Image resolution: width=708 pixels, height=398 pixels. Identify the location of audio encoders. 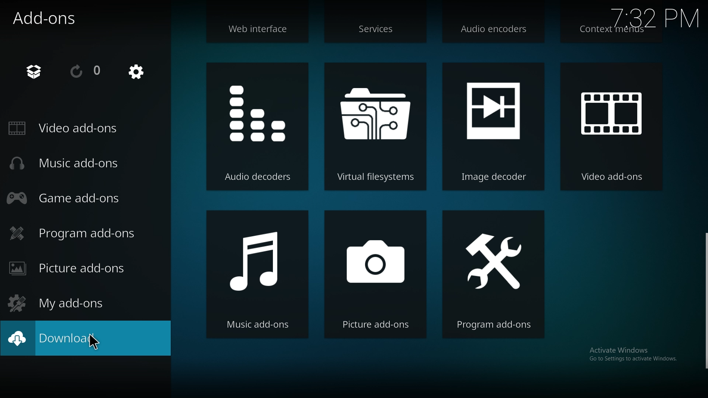
(494, 32).